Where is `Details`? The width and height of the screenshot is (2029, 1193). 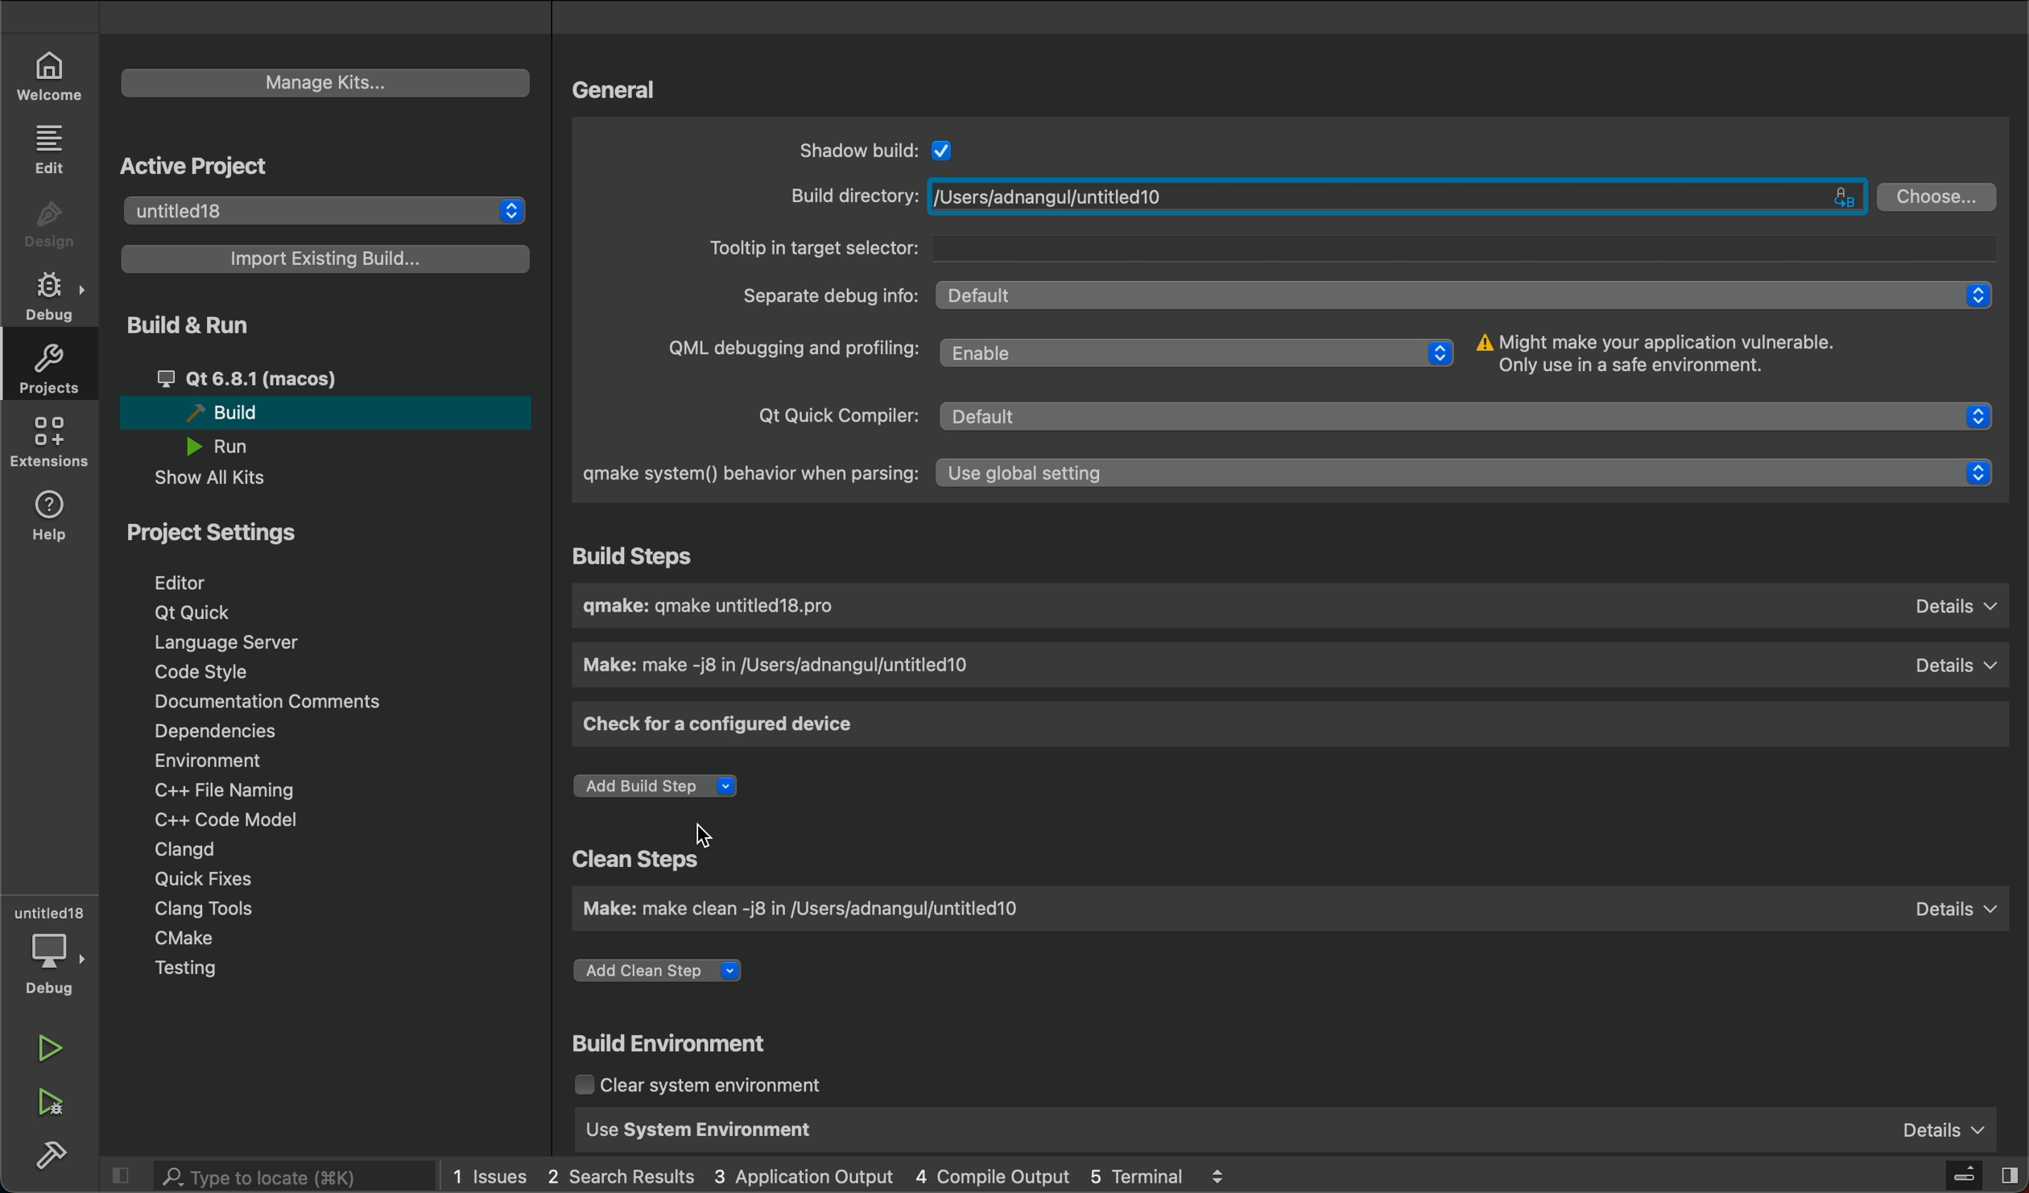 Details is located at coordinates (1957, 906).